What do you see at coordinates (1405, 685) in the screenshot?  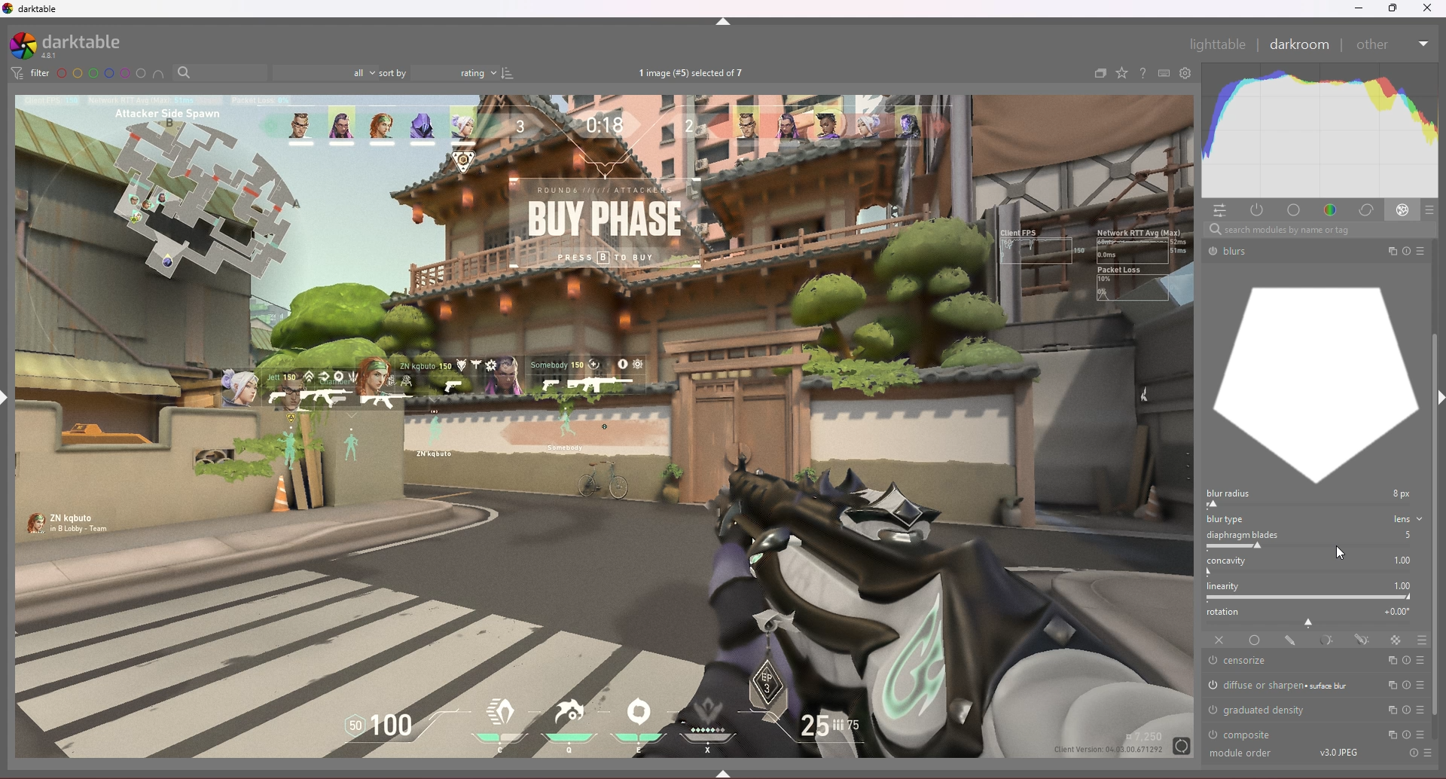 I see `reset` at bounding box center [1405, 685].